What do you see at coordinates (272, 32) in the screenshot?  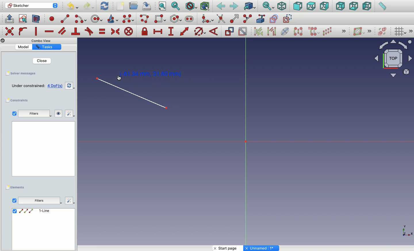 I see `Associated geometry` at bounding box center [272, 32].